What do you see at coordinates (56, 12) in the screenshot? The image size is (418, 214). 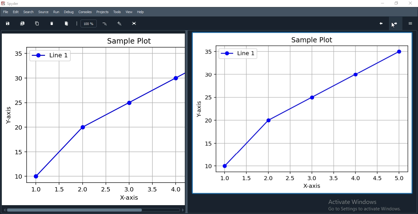 I see `Run` at bounding box center [56, 12].